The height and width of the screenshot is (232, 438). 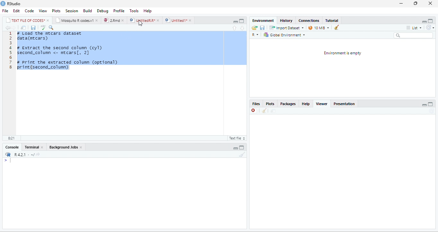 I want to click on Plots, so click(x=56, y=10).